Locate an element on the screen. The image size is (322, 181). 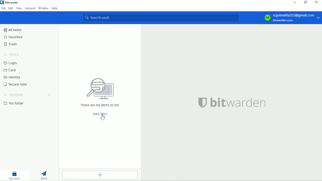
Bitwarden is located at coordinates (12, 2).